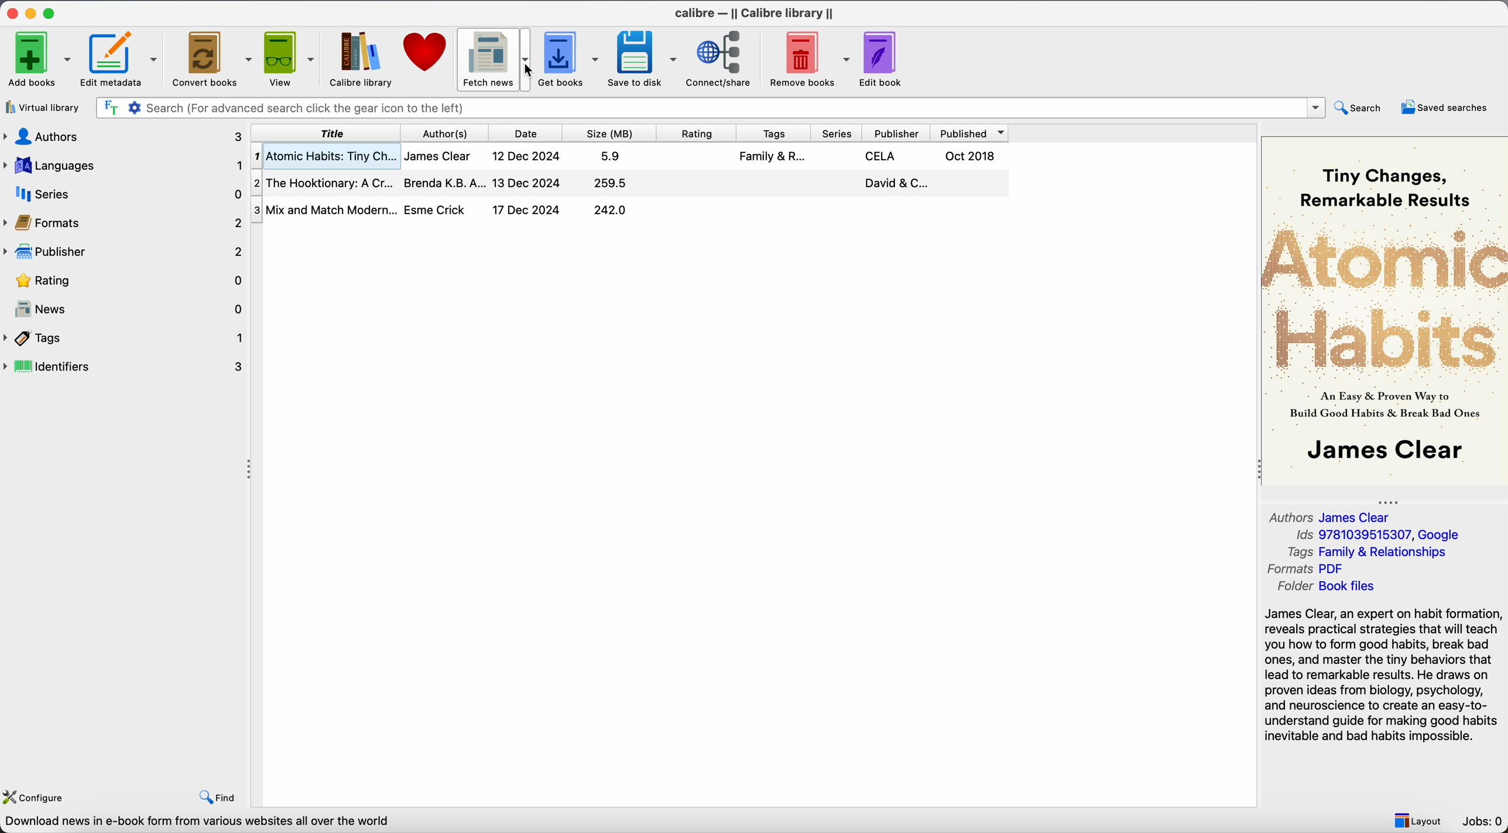 The image size is (1508, 833). What do you see at coordinates (611, 210) in the screenshot?
I see `242.0` at bounding box center [611, 210].